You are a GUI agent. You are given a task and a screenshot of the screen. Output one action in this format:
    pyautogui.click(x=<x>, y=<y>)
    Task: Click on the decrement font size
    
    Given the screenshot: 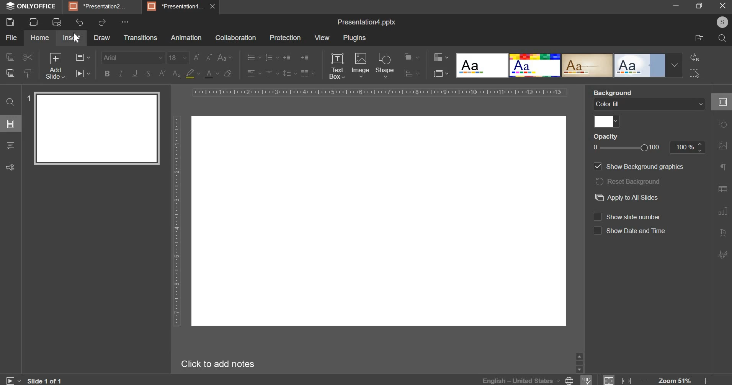 What is the action you would take?
    pyautogui.click(x=209, y=57)
    